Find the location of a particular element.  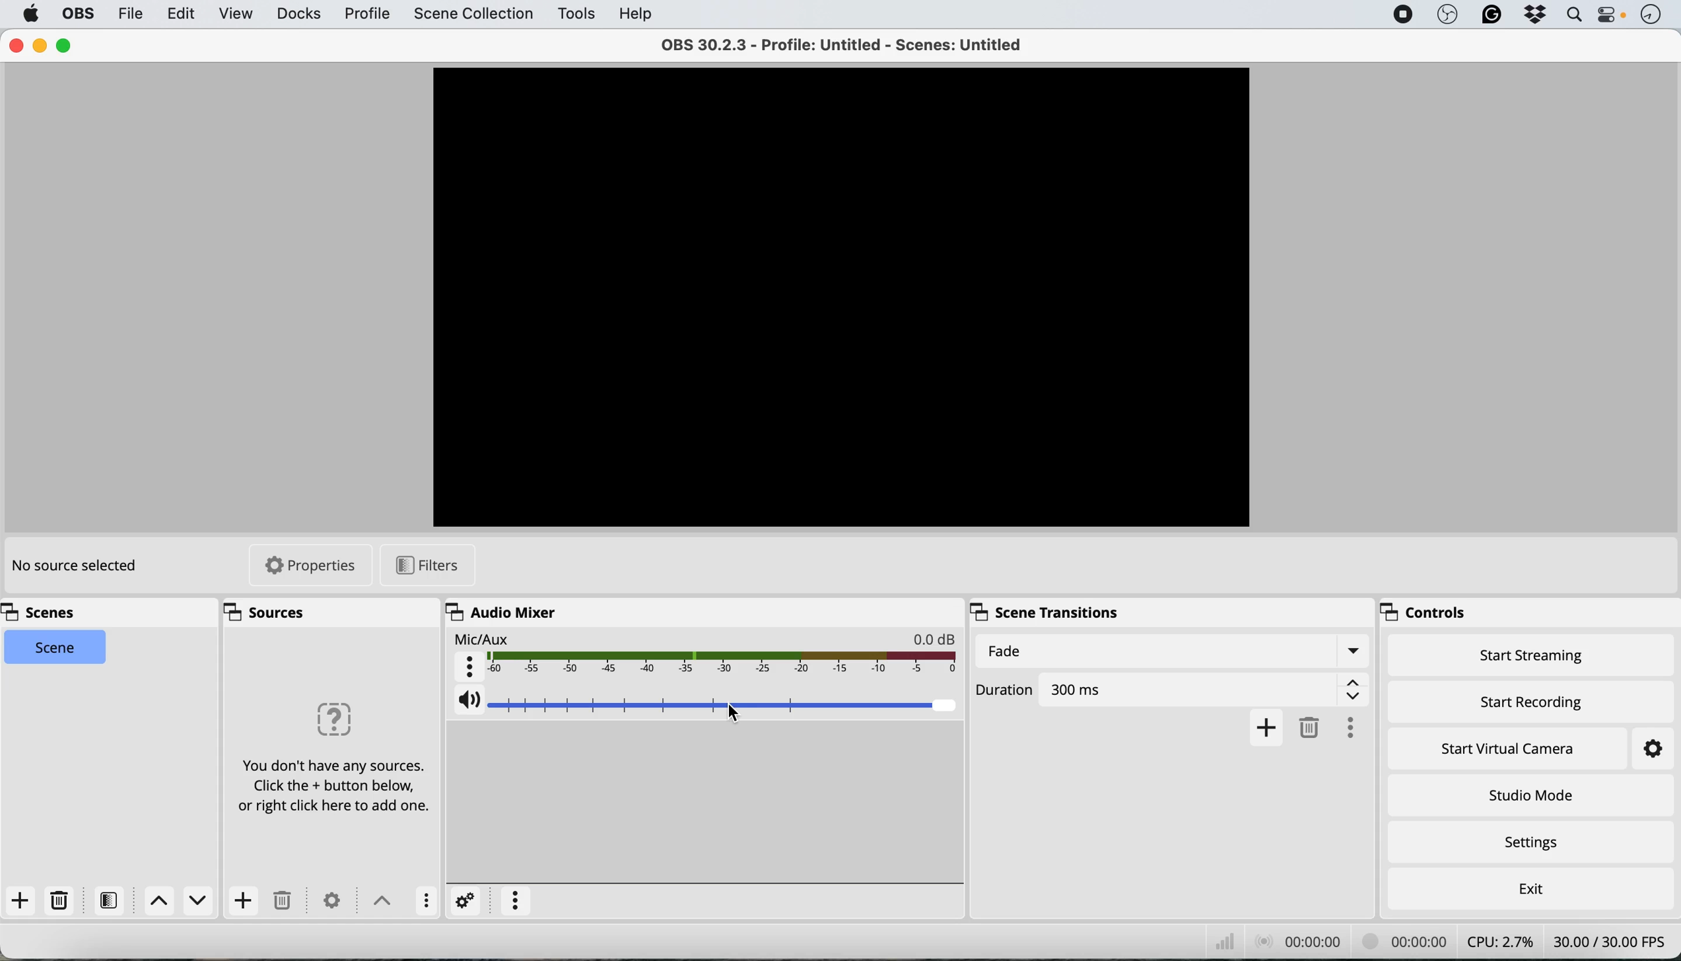

settings is located at coordinates (467, 899).